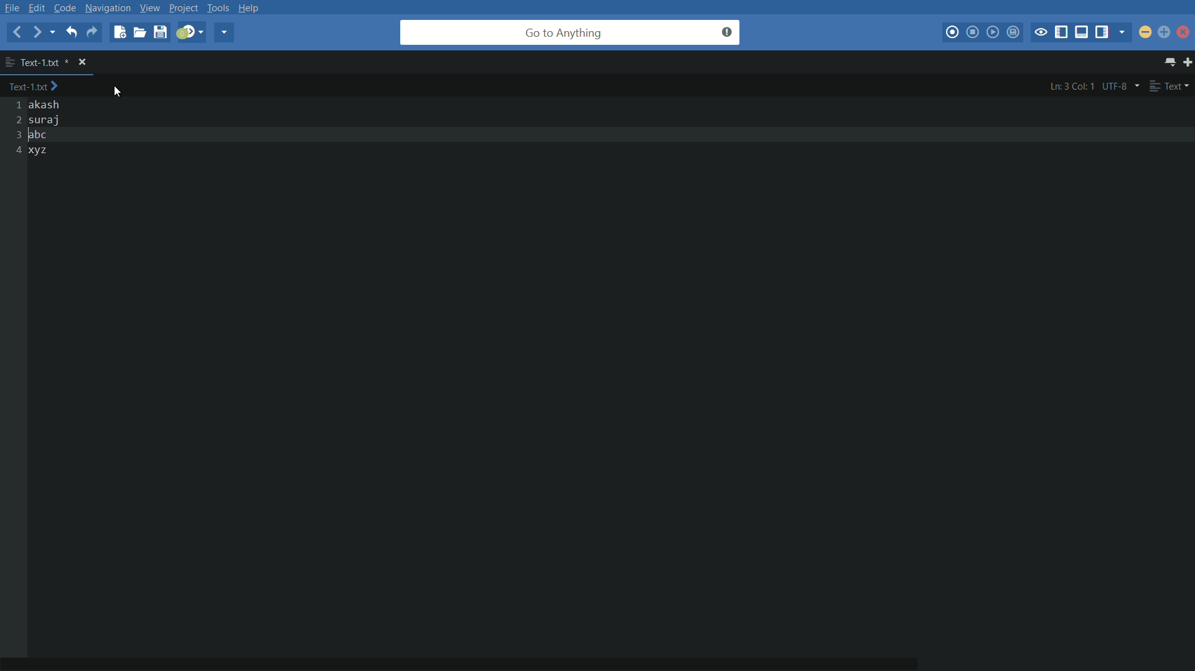 The image size is (1195, 671). I want to click on jump to next syntax correcting result, so click(190, 32).